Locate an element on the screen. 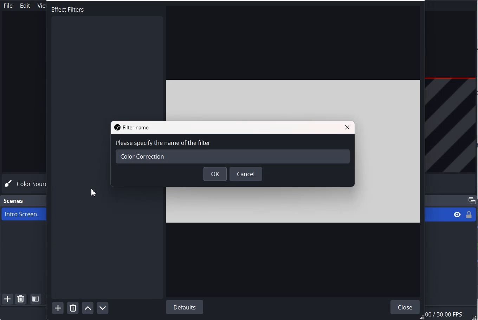 The image size is (478, 320). Color Source is located at coordinates (26, 184).